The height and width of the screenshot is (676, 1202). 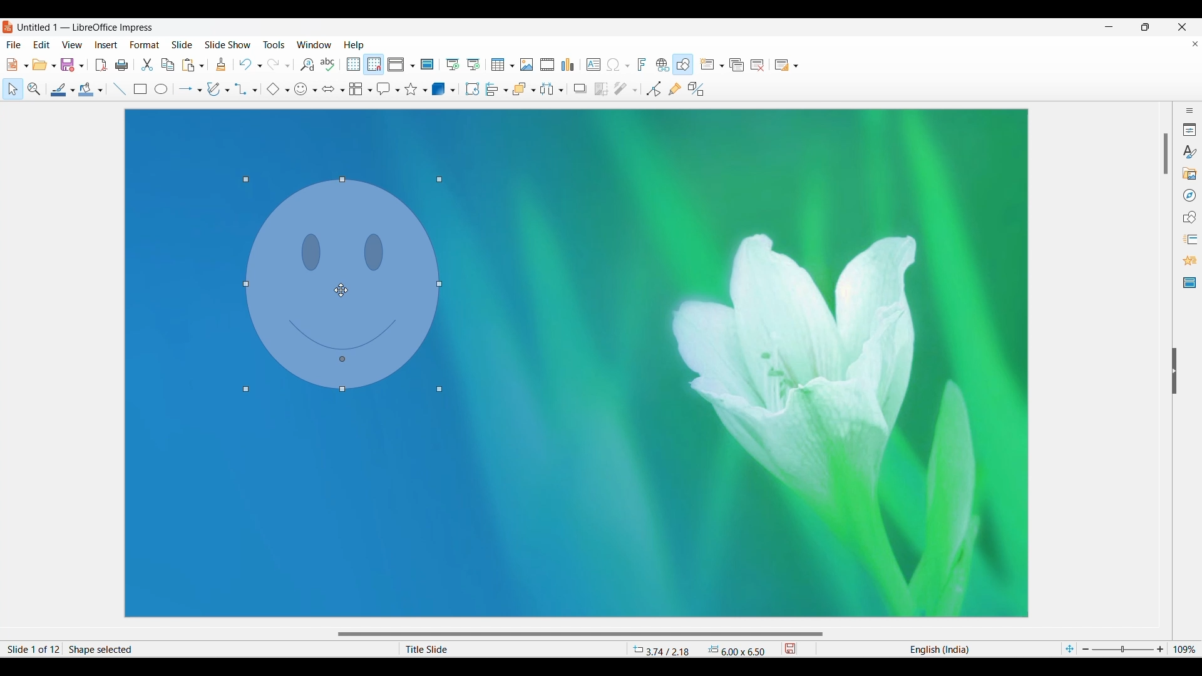 What do you see at coordinates (654, 89) in the screenshot?
I see `Toggle point edit mode` at bounding box center [654, 89].